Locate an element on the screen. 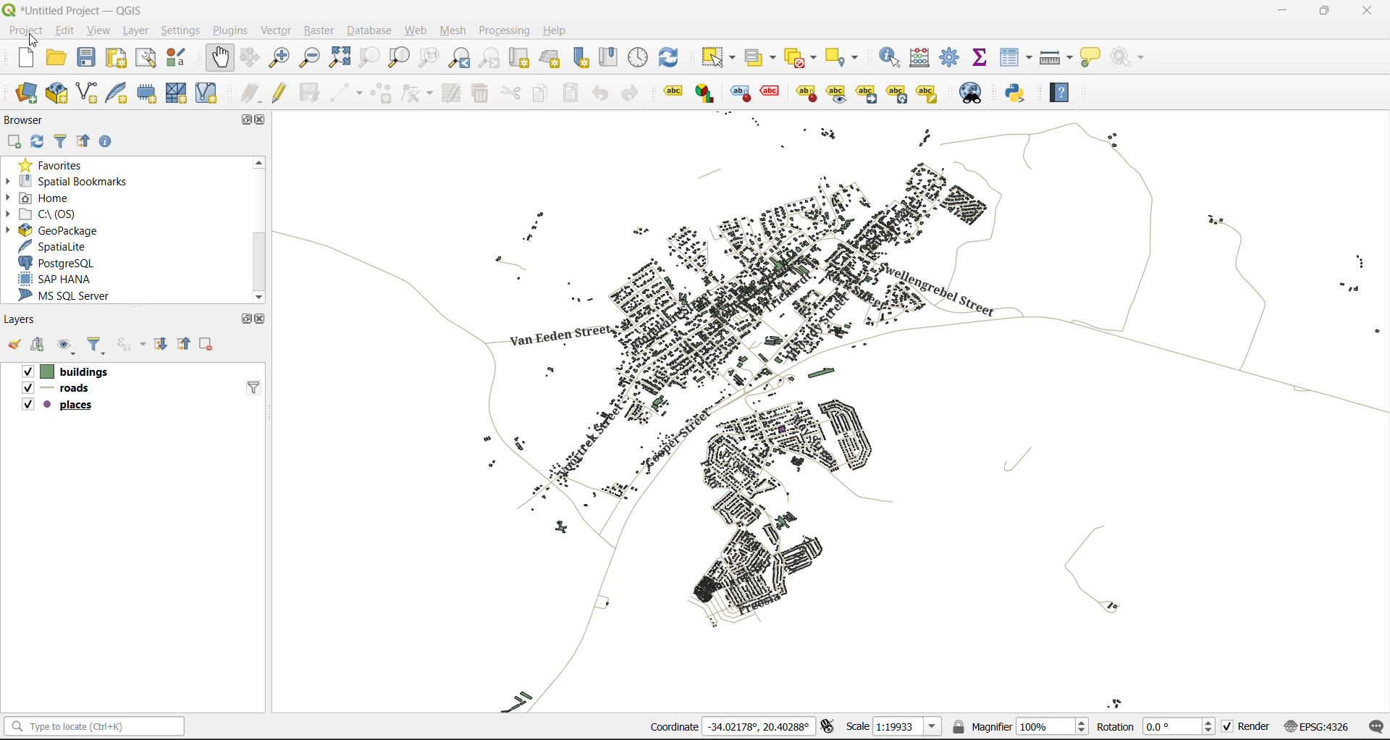 The image size is (1390, 740). spatialite is located at coordinates (56, 245).